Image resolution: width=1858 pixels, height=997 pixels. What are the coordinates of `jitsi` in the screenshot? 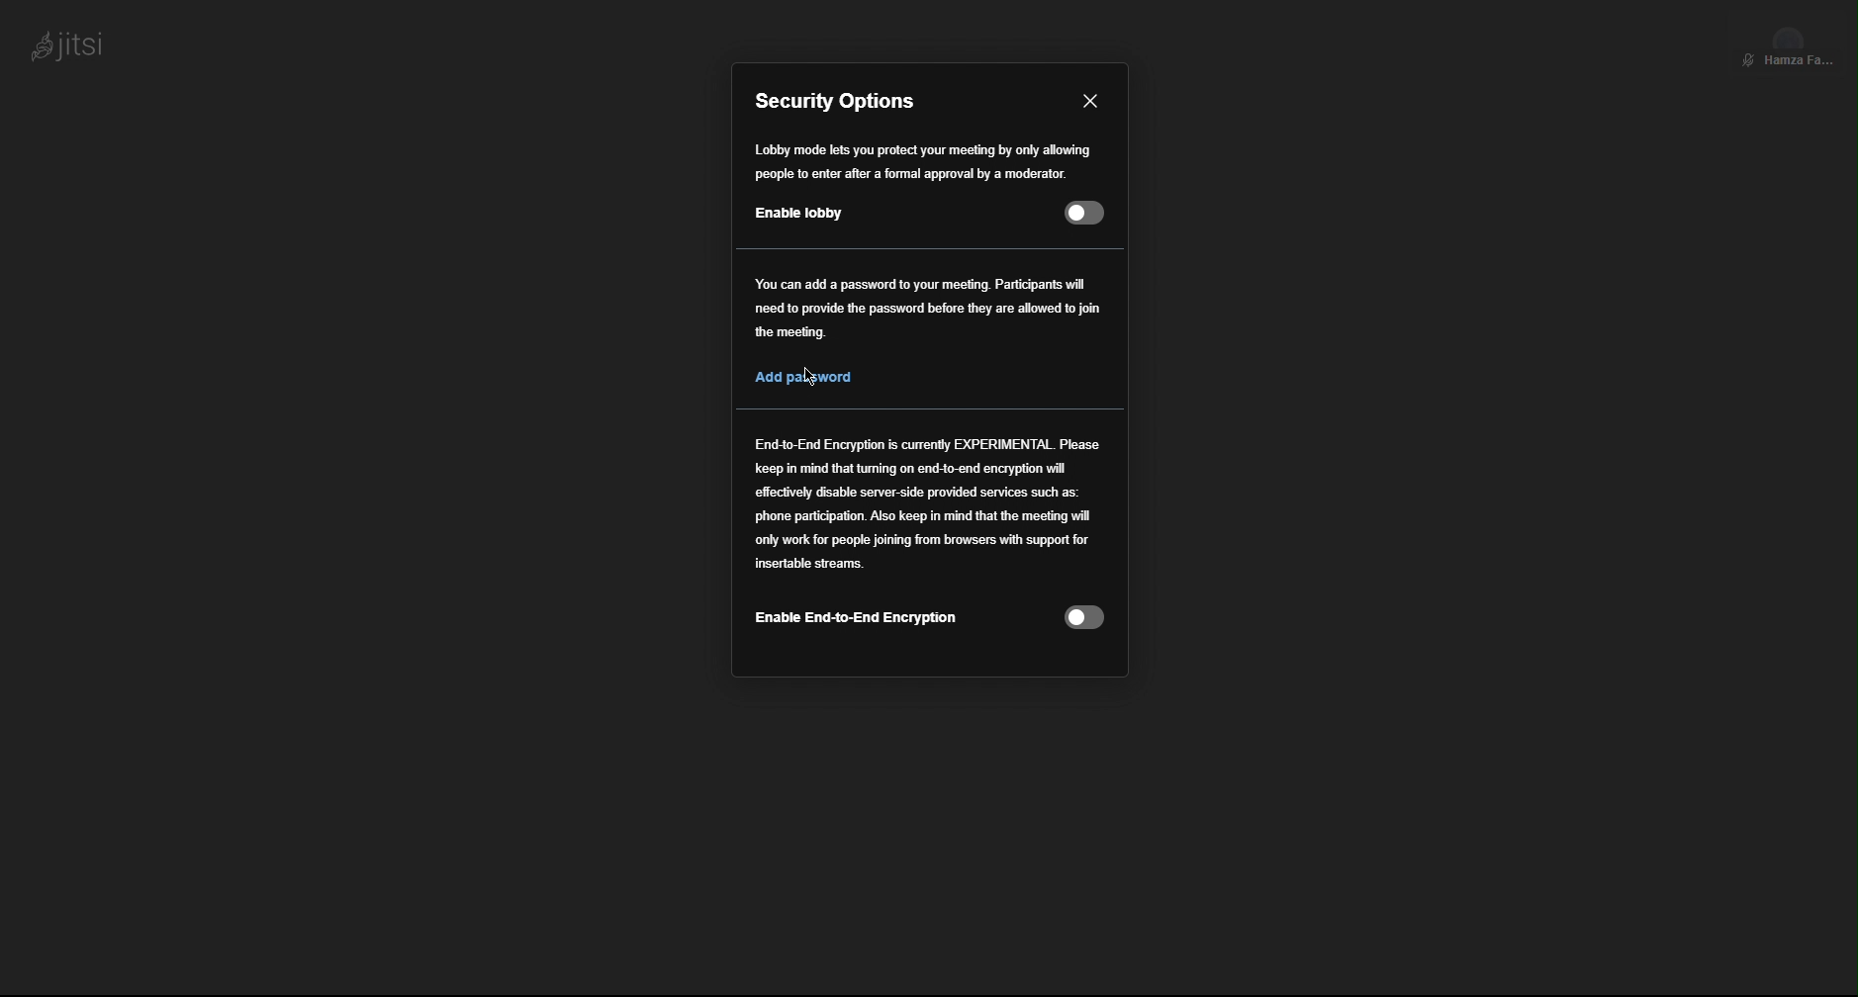 It's located at (64, 42).